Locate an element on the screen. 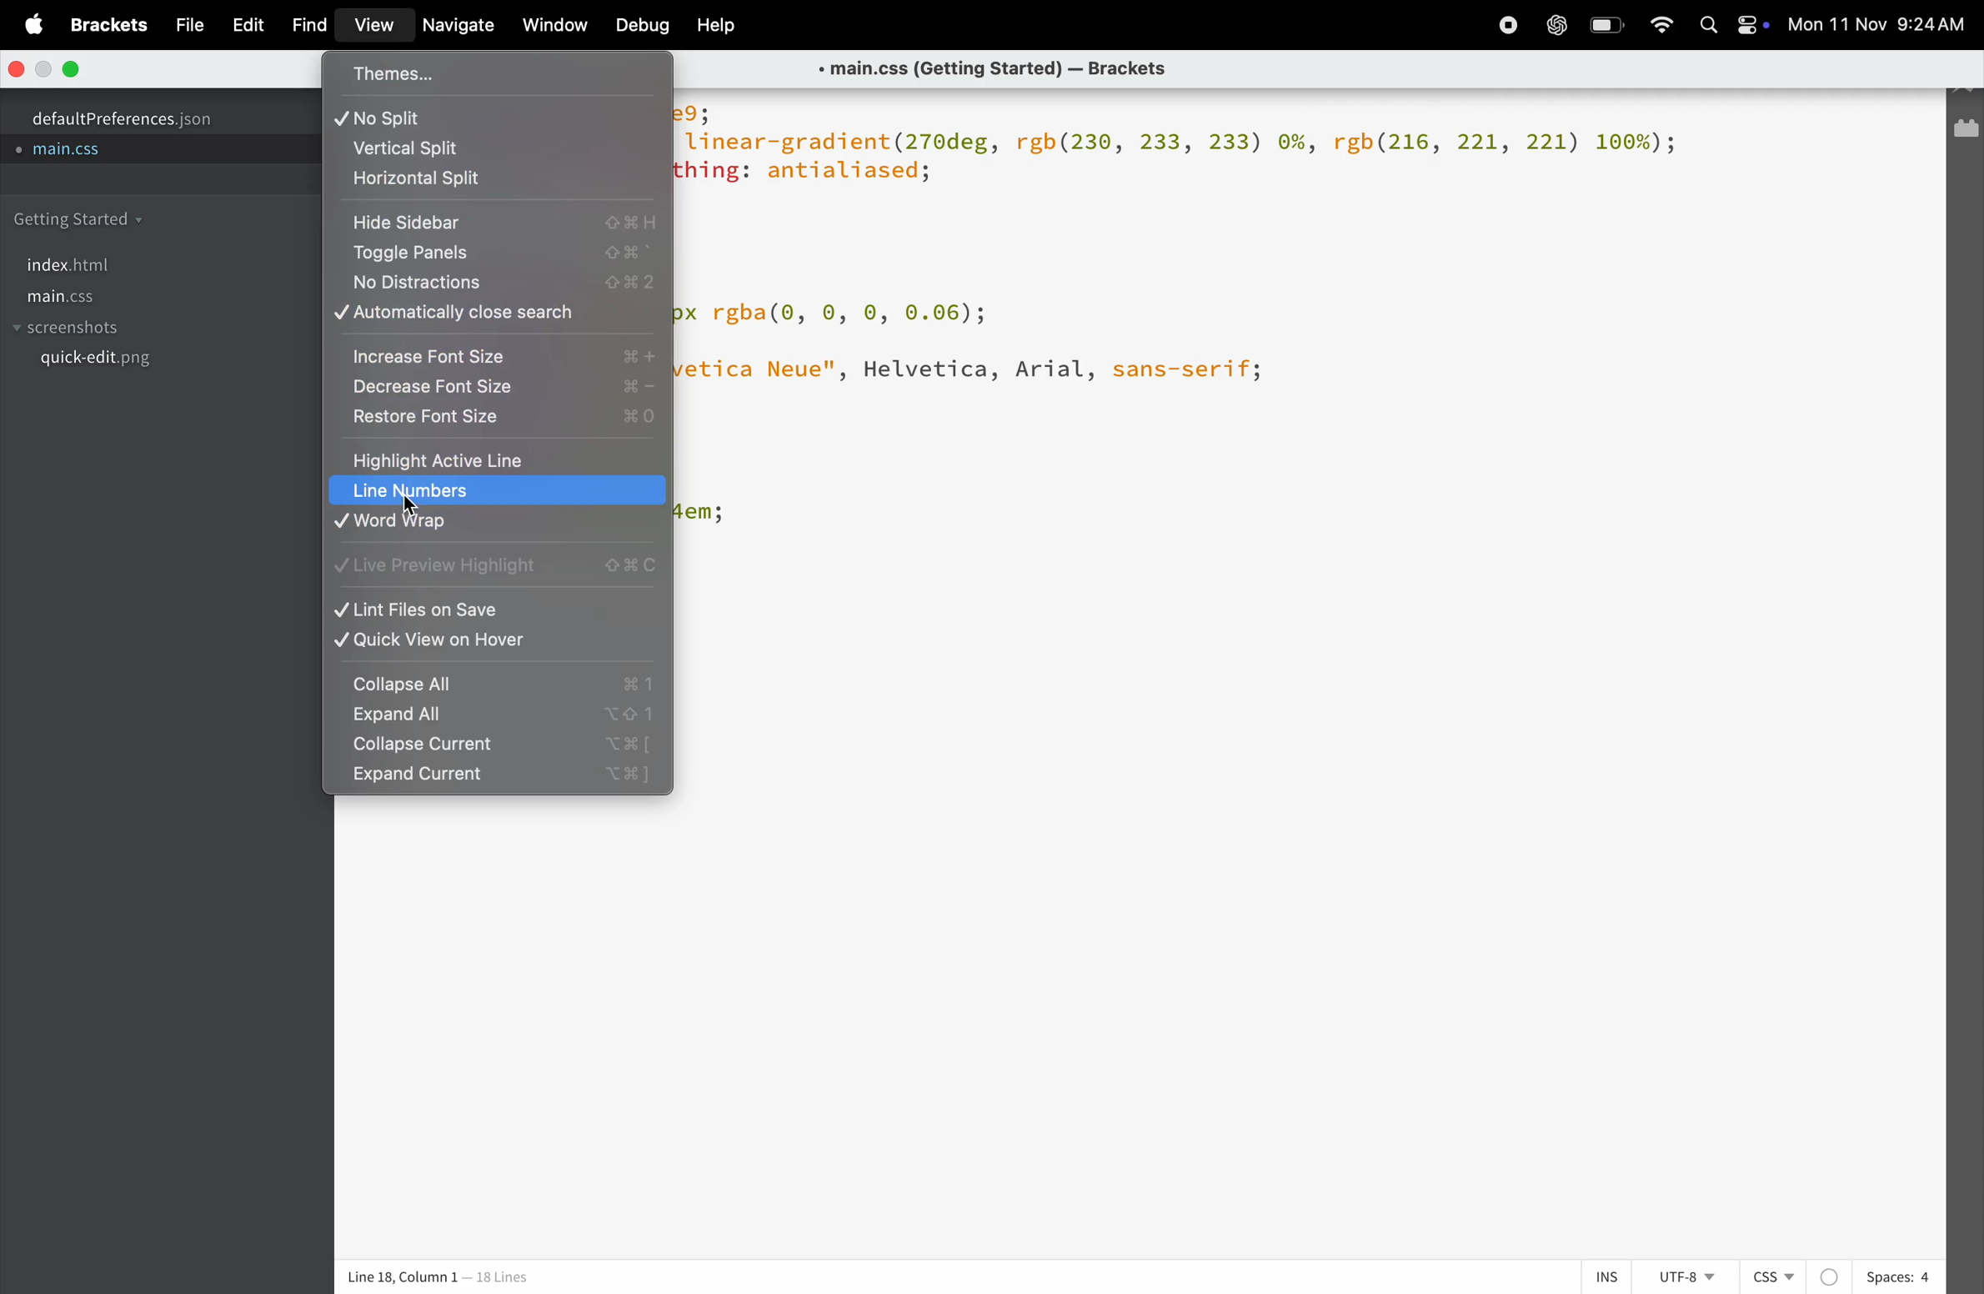 The height and width of the screenshot is (1294, 1984). collapse current is located at coordinates (494, 747).